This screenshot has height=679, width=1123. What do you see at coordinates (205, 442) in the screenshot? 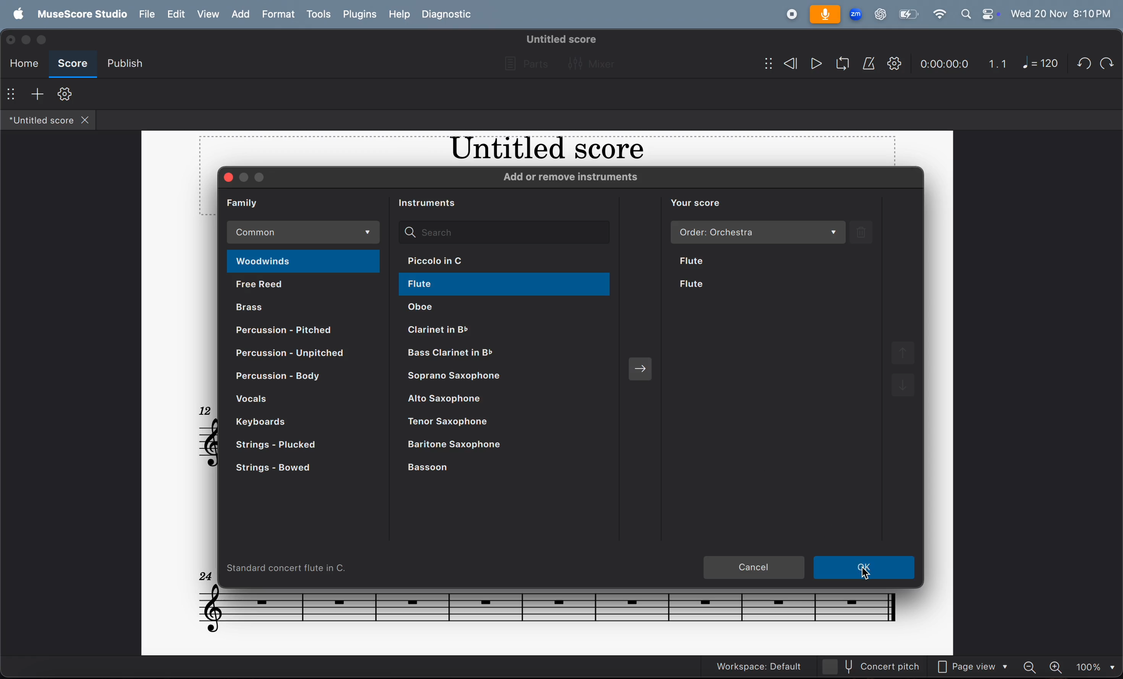
I see `notes` at bounding box center [205, 442].